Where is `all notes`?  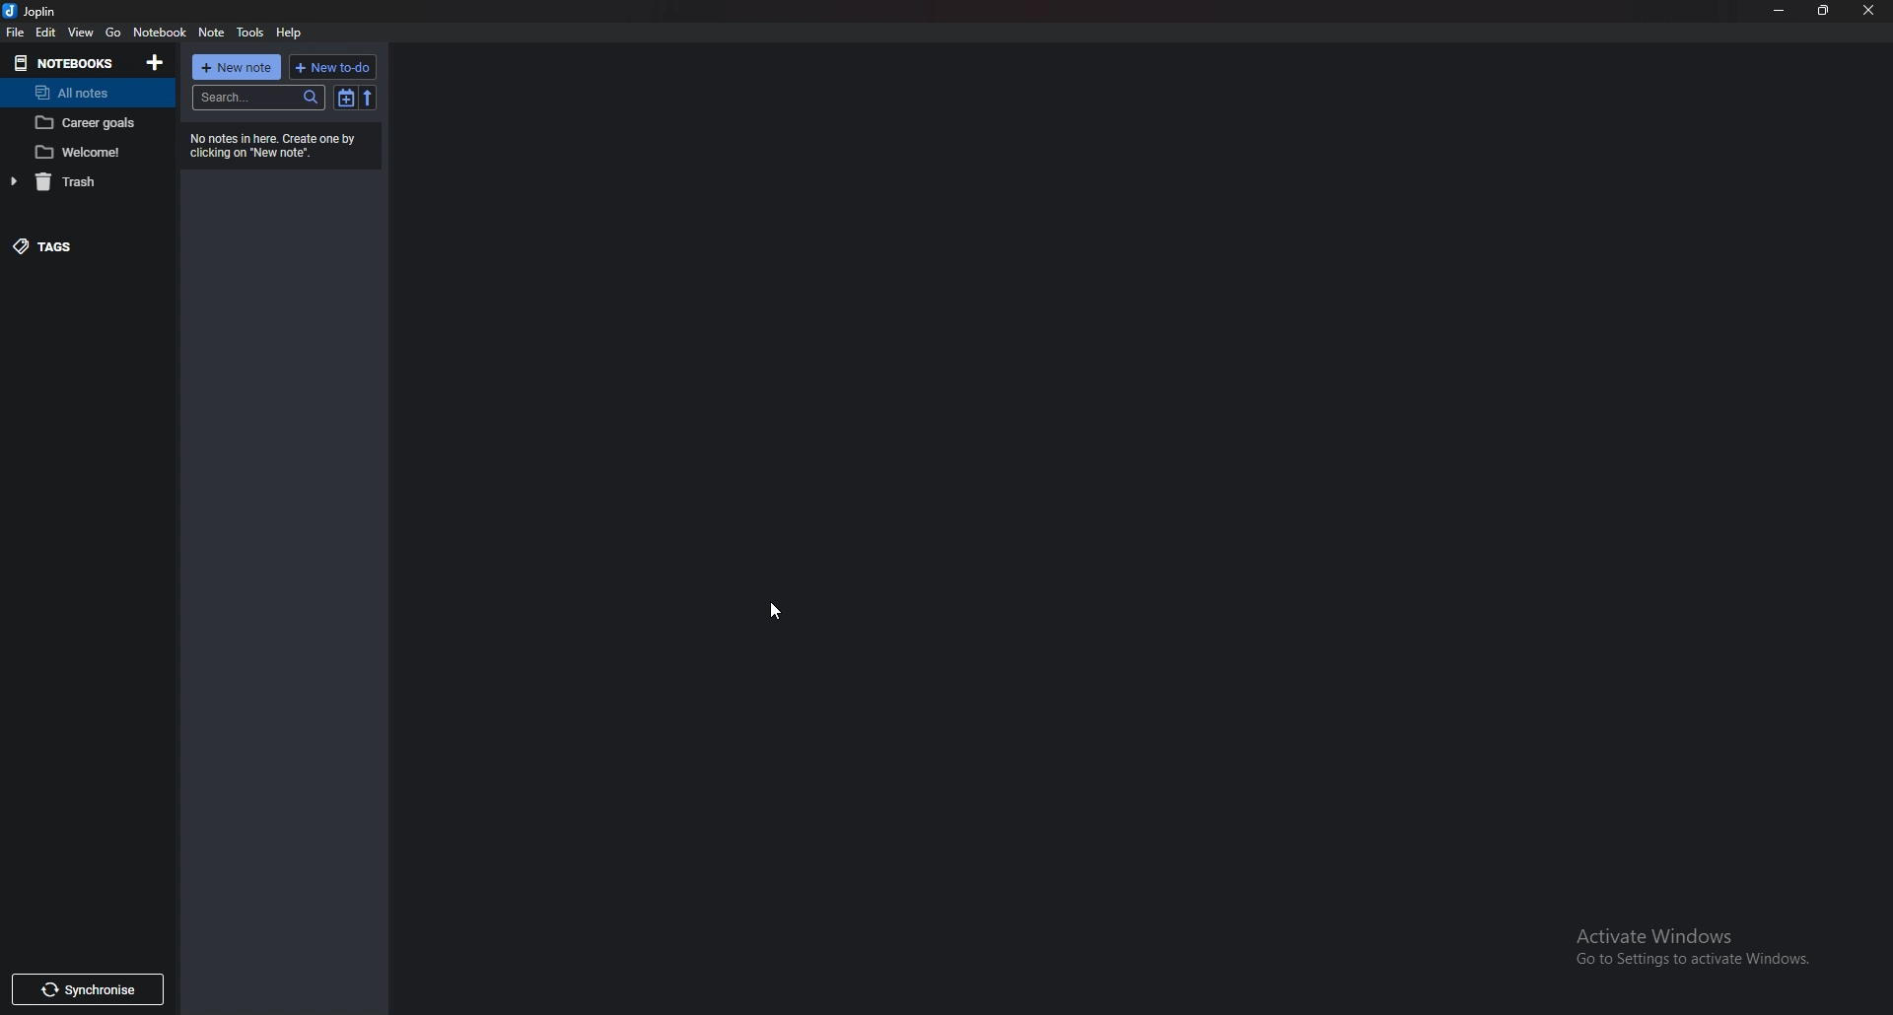
all notes is located at coordinates (83, 94).